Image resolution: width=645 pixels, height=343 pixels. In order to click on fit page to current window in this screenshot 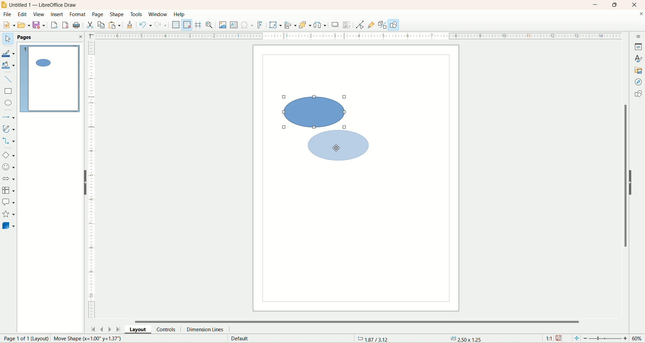, I will do `click(575, 338)`.